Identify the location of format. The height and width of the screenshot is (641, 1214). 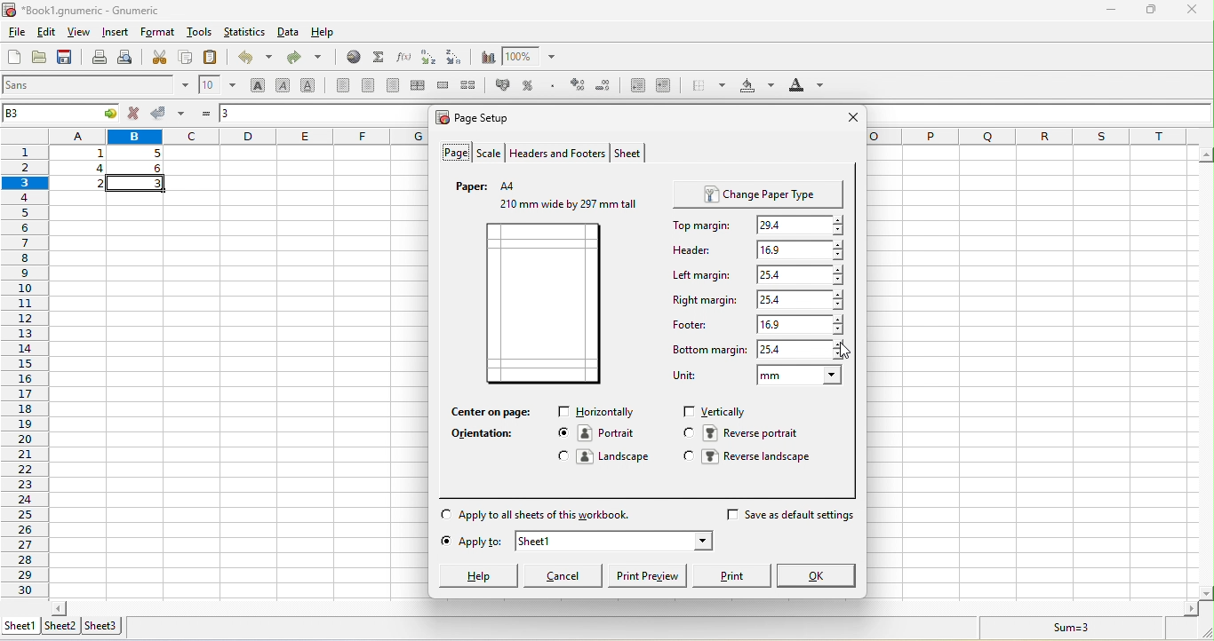
(157, 34).